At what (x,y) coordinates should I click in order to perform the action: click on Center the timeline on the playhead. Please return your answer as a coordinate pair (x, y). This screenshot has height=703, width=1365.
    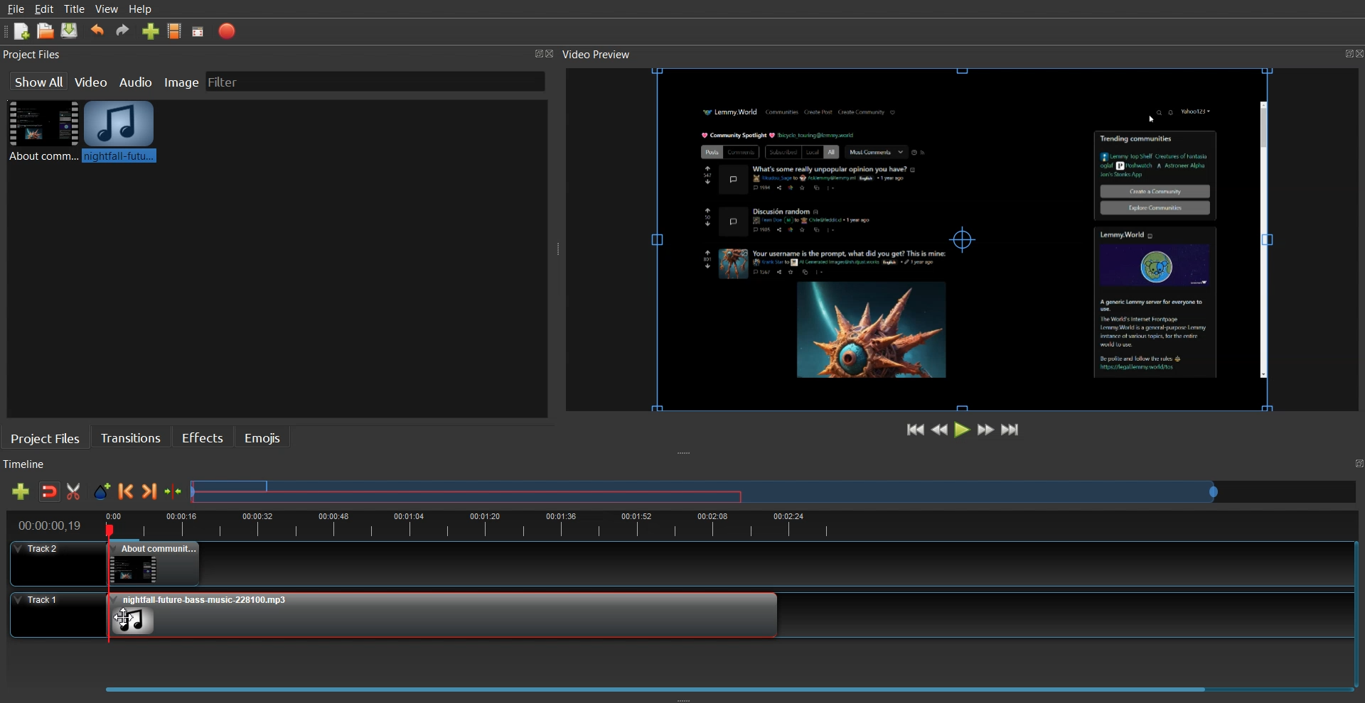
    Looking at the image, I should click on (174, 491).